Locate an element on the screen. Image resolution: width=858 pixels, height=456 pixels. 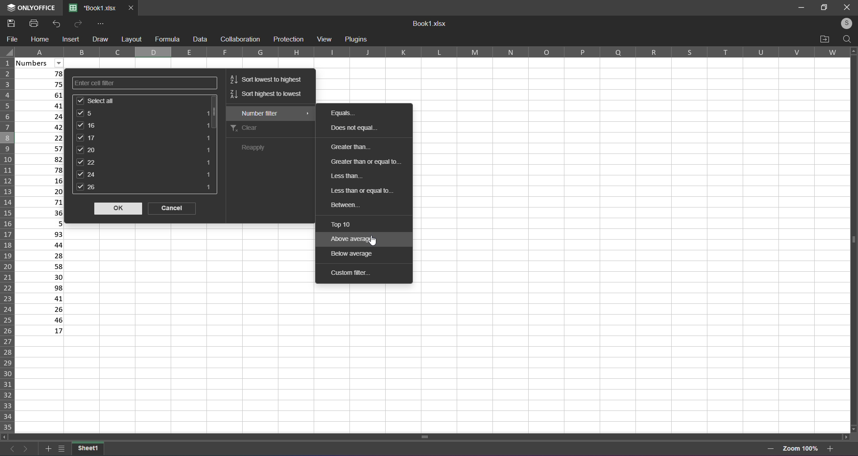
greater than is located at coordinates (364, 146).